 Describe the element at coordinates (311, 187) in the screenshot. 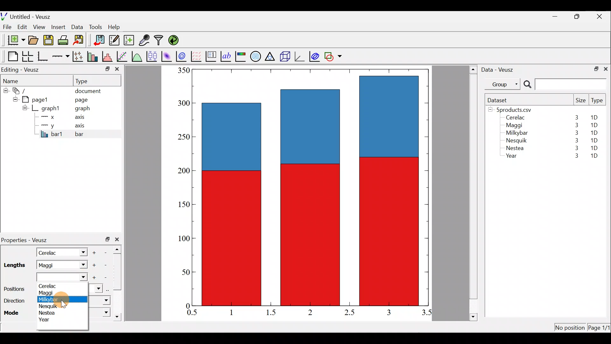

I see `bar chart inserted` at that location.